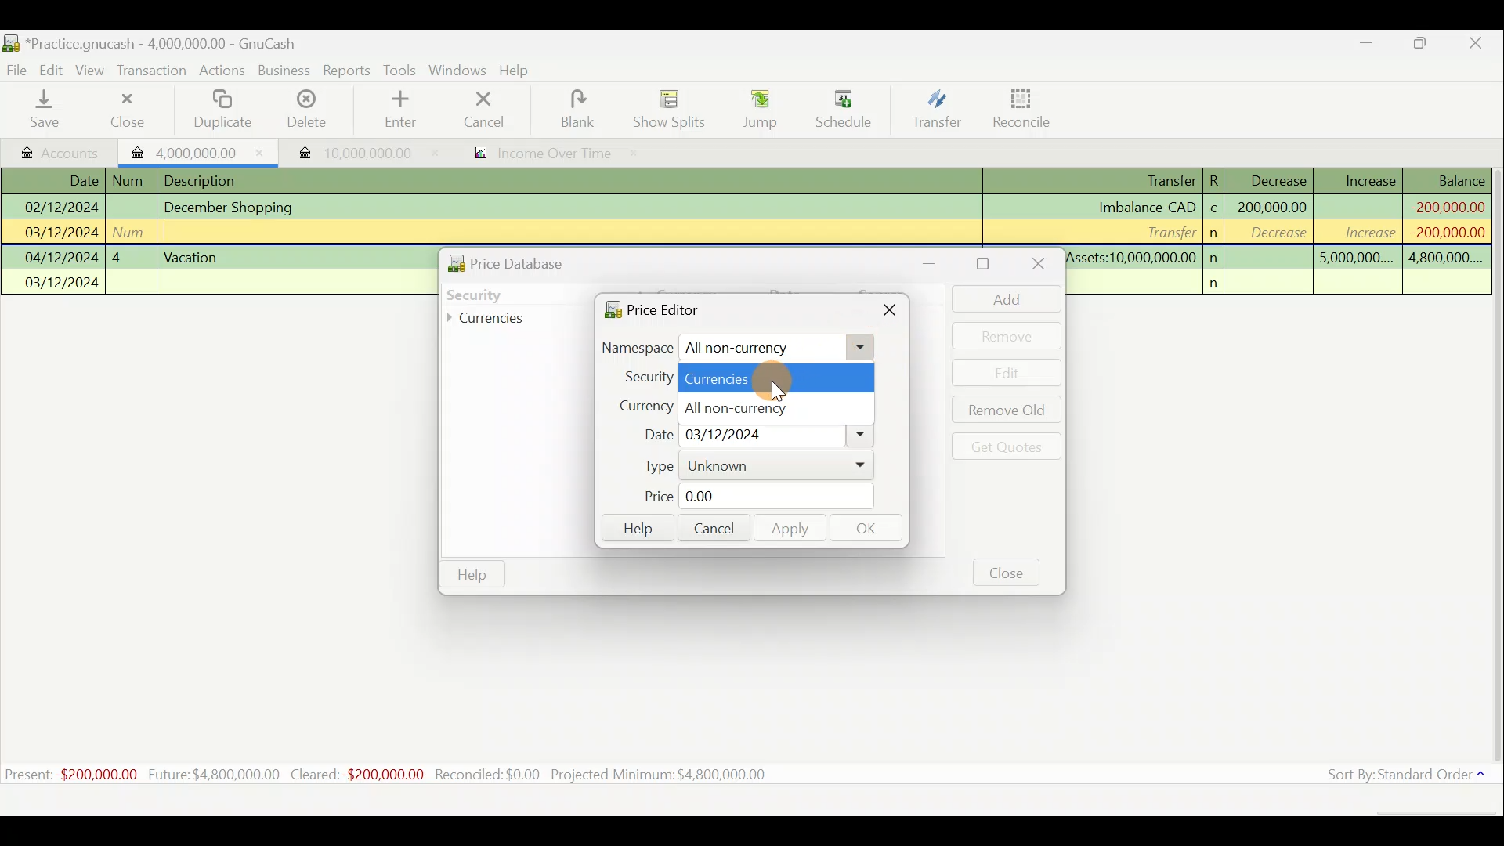 This screenshot has height=846, width=1504. I want to click on Actions, so click(224, 71).